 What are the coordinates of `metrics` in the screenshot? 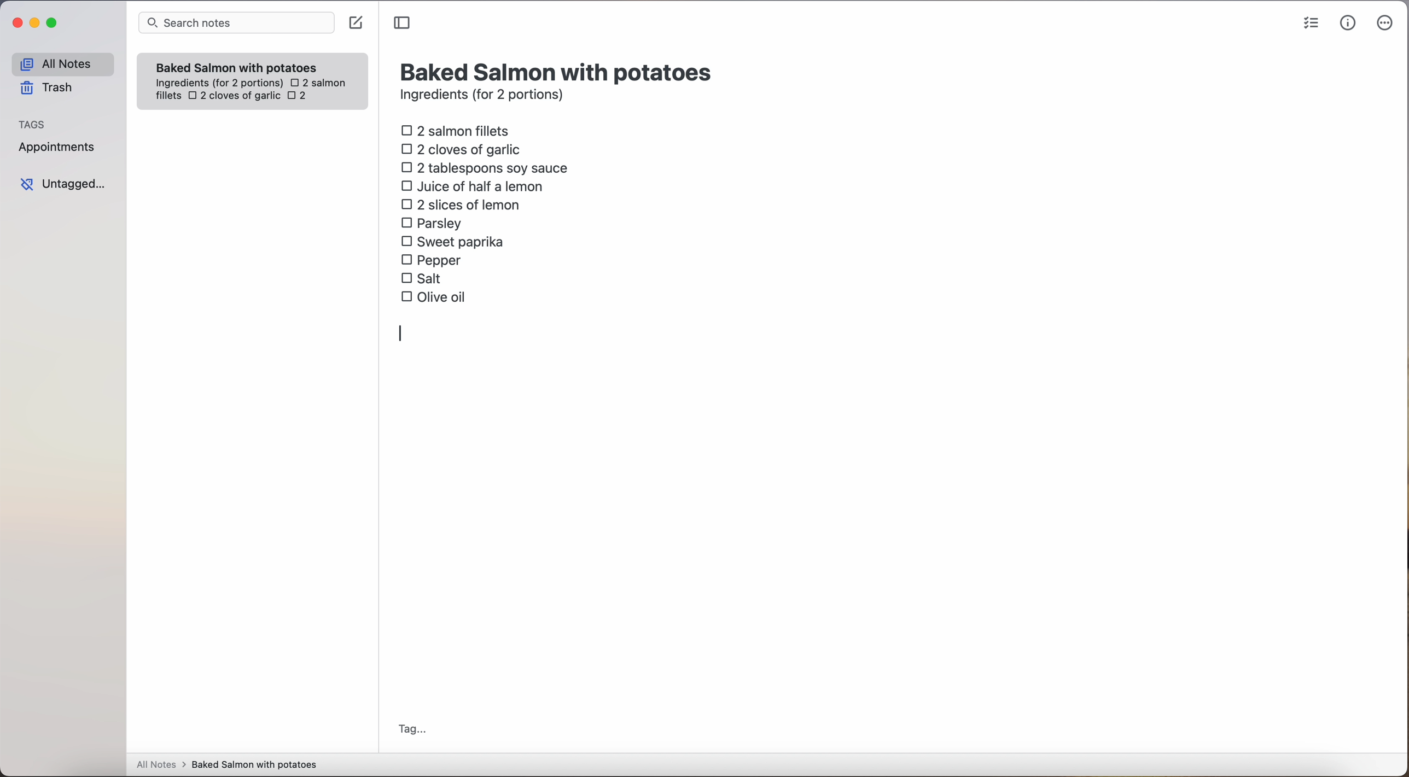 It's located at (1348, 22).